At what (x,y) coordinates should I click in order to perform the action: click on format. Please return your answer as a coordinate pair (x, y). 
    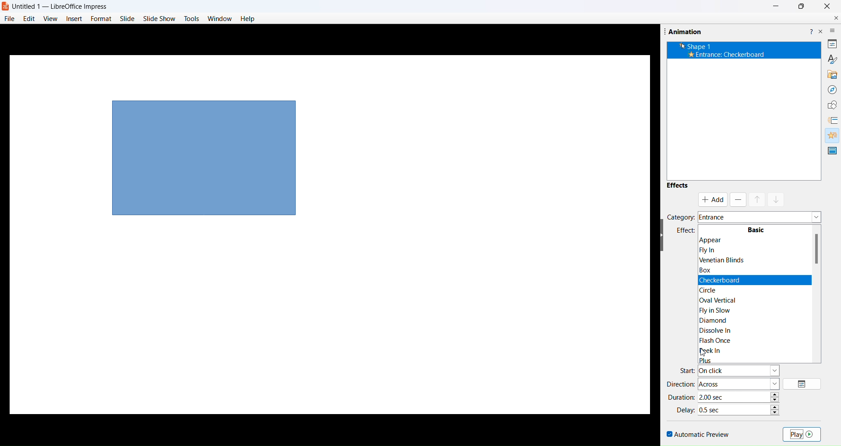
    Looking at the image, I should click on (100, 18).